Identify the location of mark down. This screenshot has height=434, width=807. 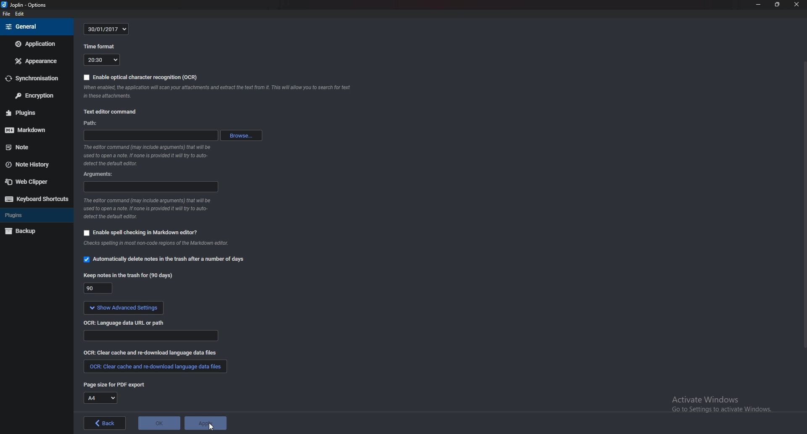
(28, 130).